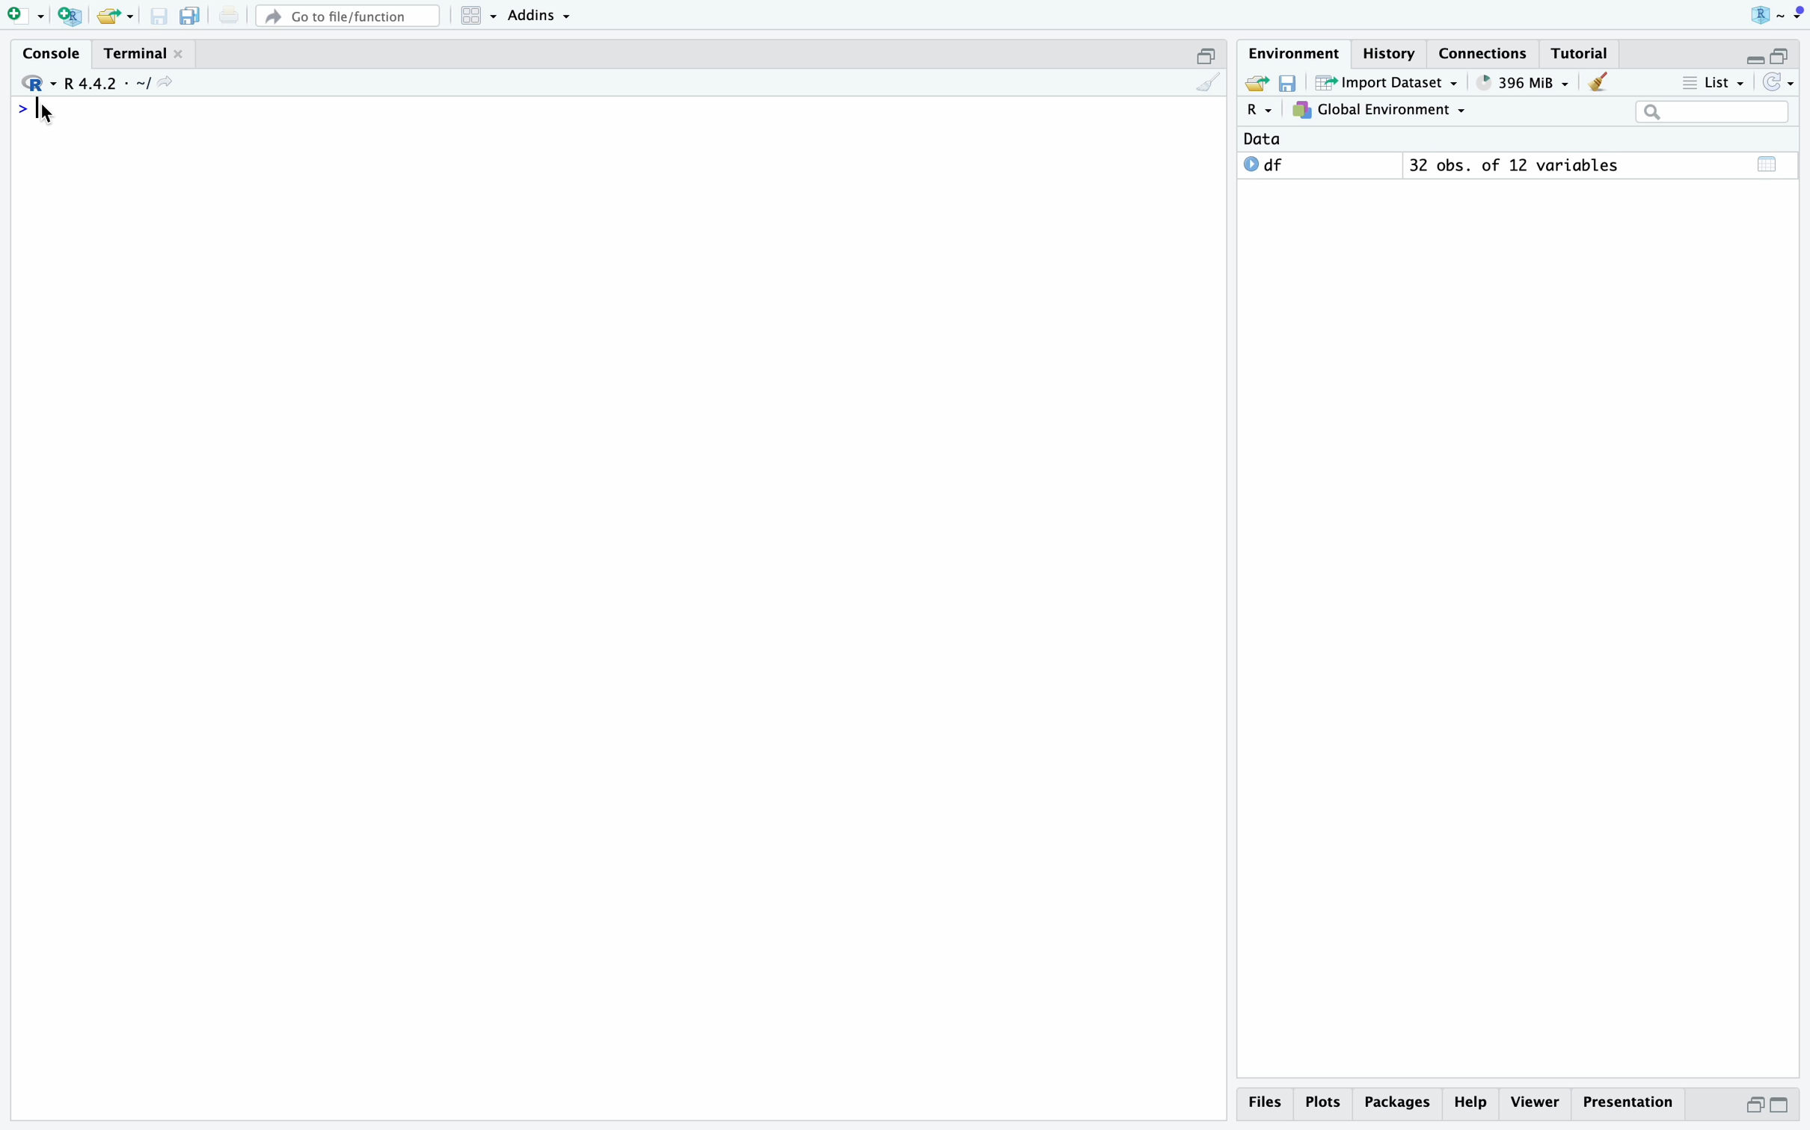 Image resolution: width=1810 pixels, height=1130 pixels. Describe the element at coordinates (179, 54) in the screenshot. I see `close` at that location.